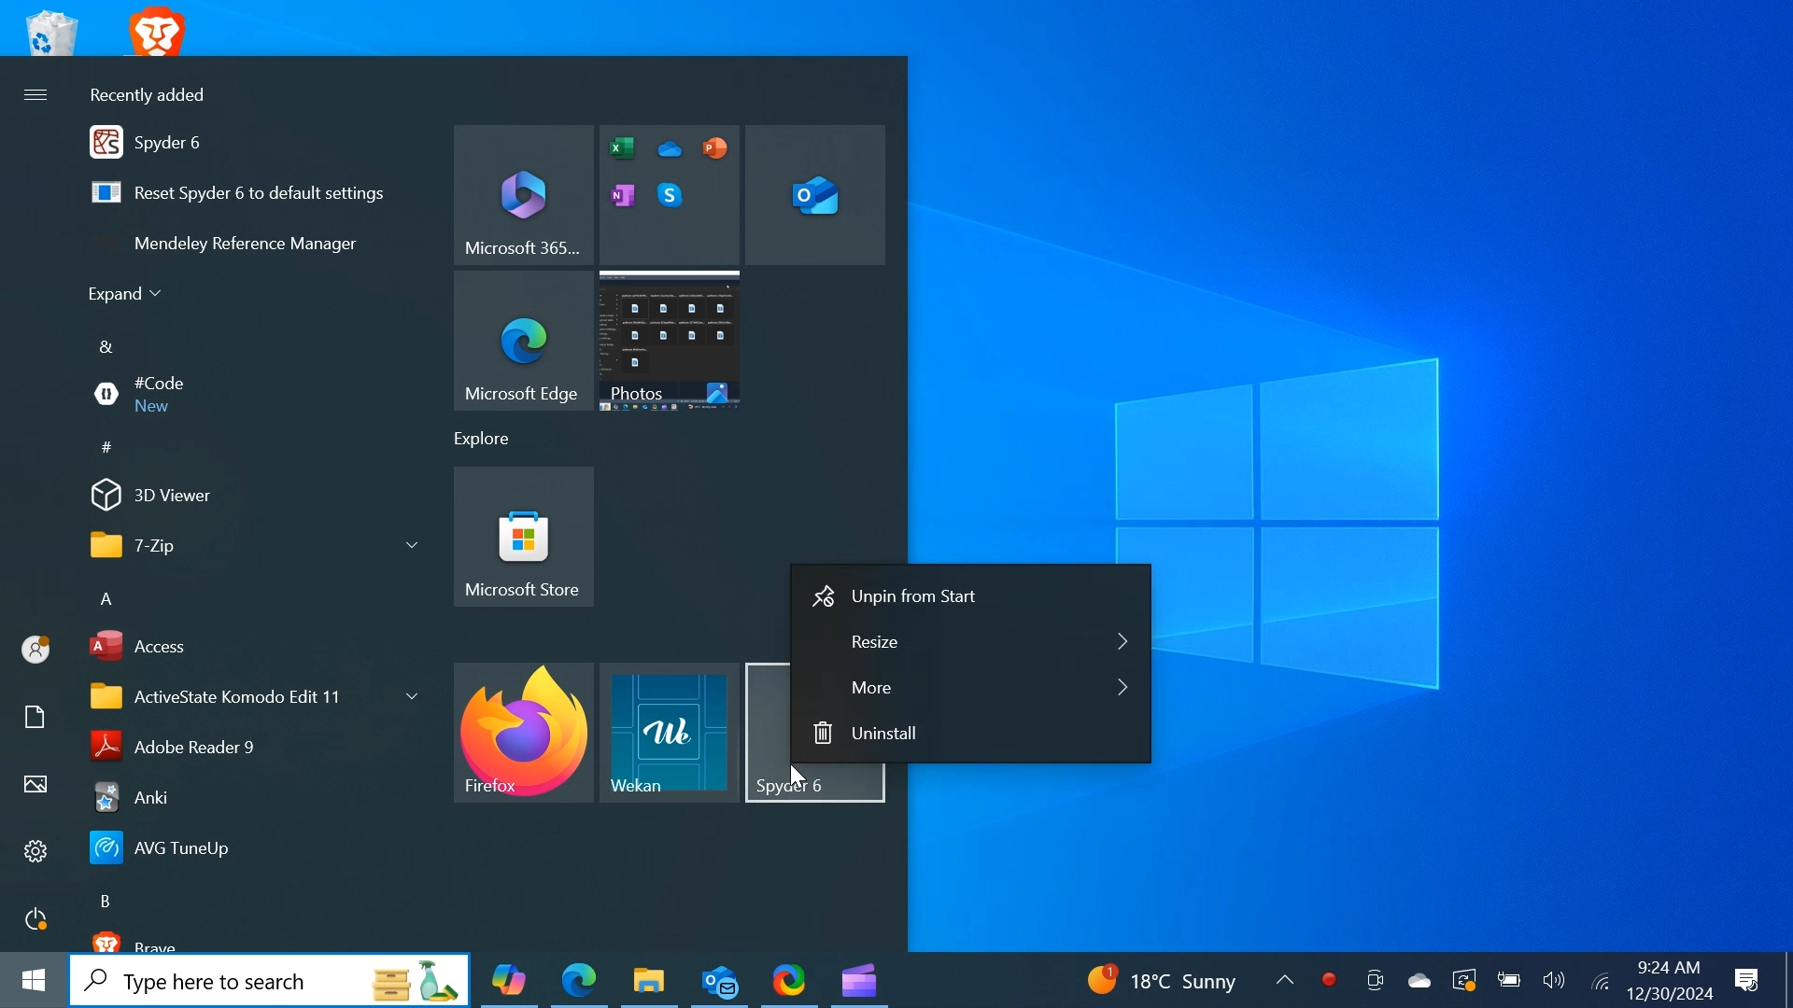  Describe the element at coordinates (246, 797) in the screenshot. I see `Anki` at that location.